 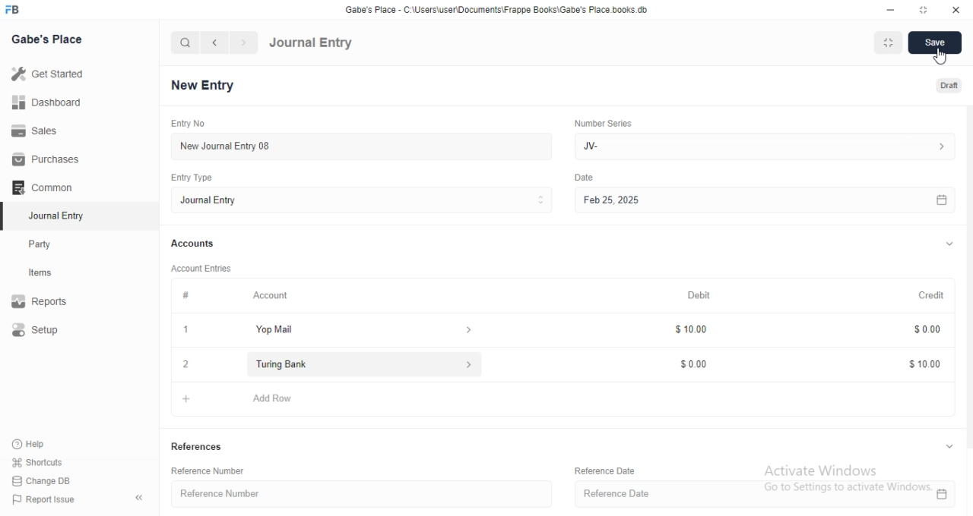 What do you see at coordinates (51, 499) in the screenshot?
I see `Report Issue` at bounding box center [51, 499].